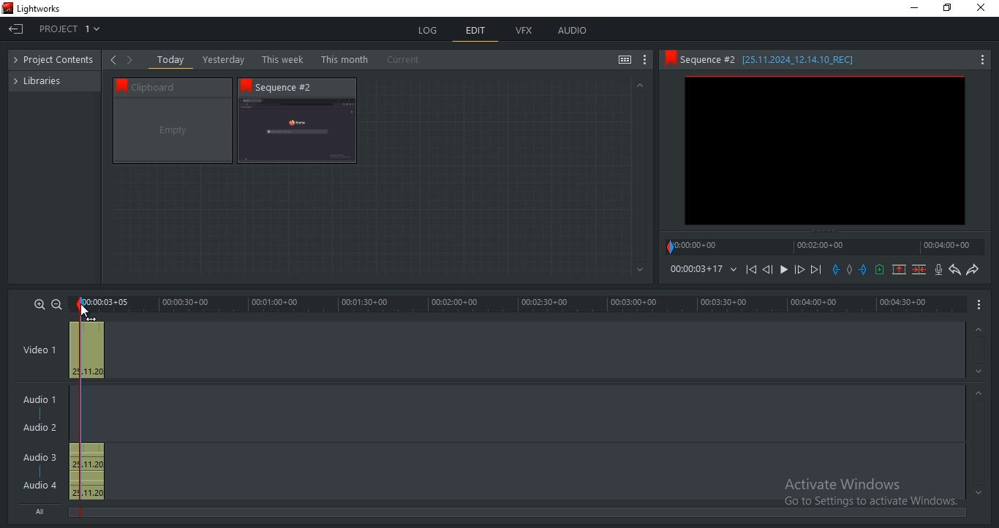 The image size is (999, 528). Describe the element at coordinates (519, 304) in the screenshot. I see `timeline` at that location.